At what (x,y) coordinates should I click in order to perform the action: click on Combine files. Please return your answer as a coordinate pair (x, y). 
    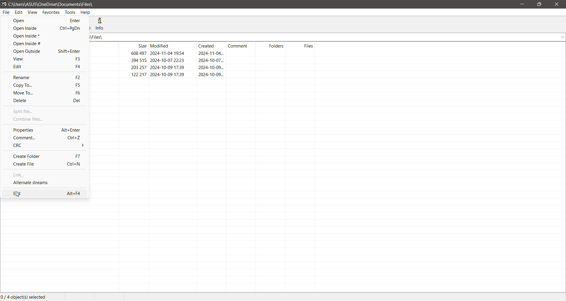
    Looking at the image, I should click on (32, 120).